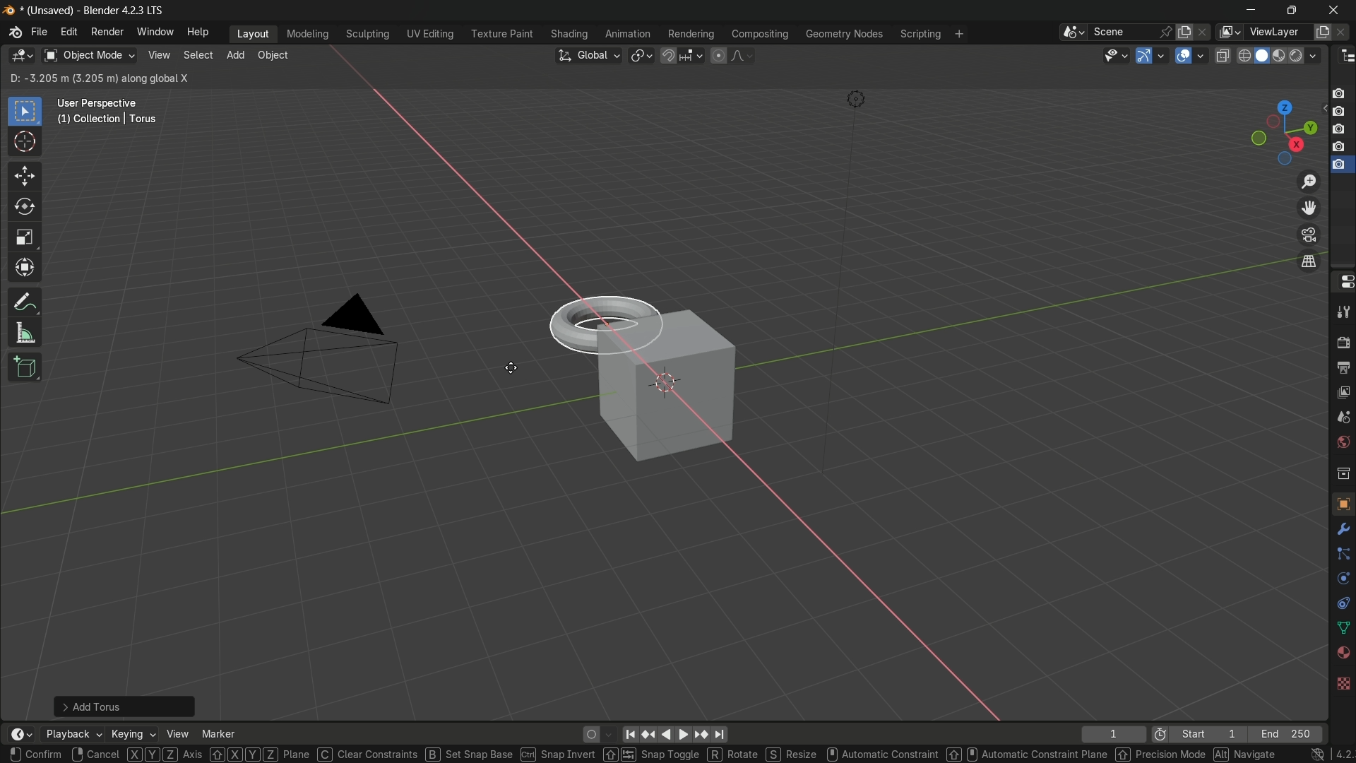  Describe the element at coordinates (1340, 166) in the screenshot. I see `selected layer 5` at that location.